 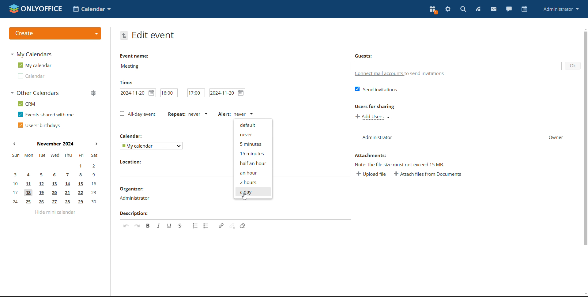 What do you see at coordinates (187, 115) in the screenshot?
I see `event repetition` at bounding box center [187, 115].